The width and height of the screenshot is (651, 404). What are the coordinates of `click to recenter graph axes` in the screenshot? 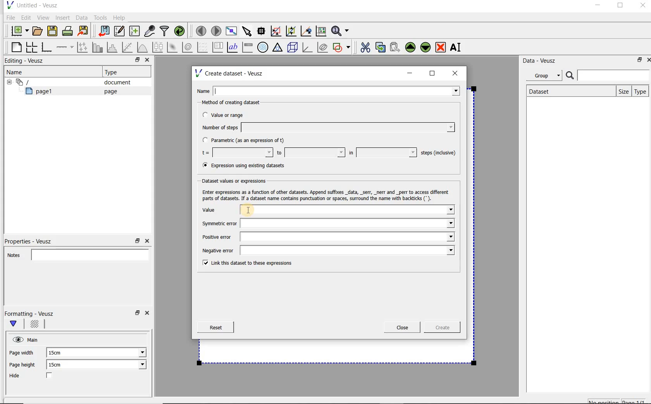 It's located at (307, 31).